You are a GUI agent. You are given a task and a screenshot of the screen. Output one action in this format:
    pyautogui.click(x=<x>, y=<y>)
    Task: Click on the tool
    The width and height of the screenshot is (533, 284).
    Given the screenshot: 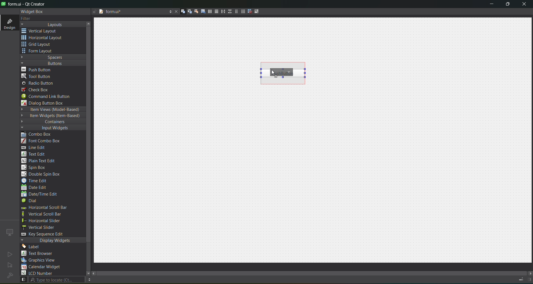 What is the action you would take?
    pyautogui.click(x=37, y=76)
    